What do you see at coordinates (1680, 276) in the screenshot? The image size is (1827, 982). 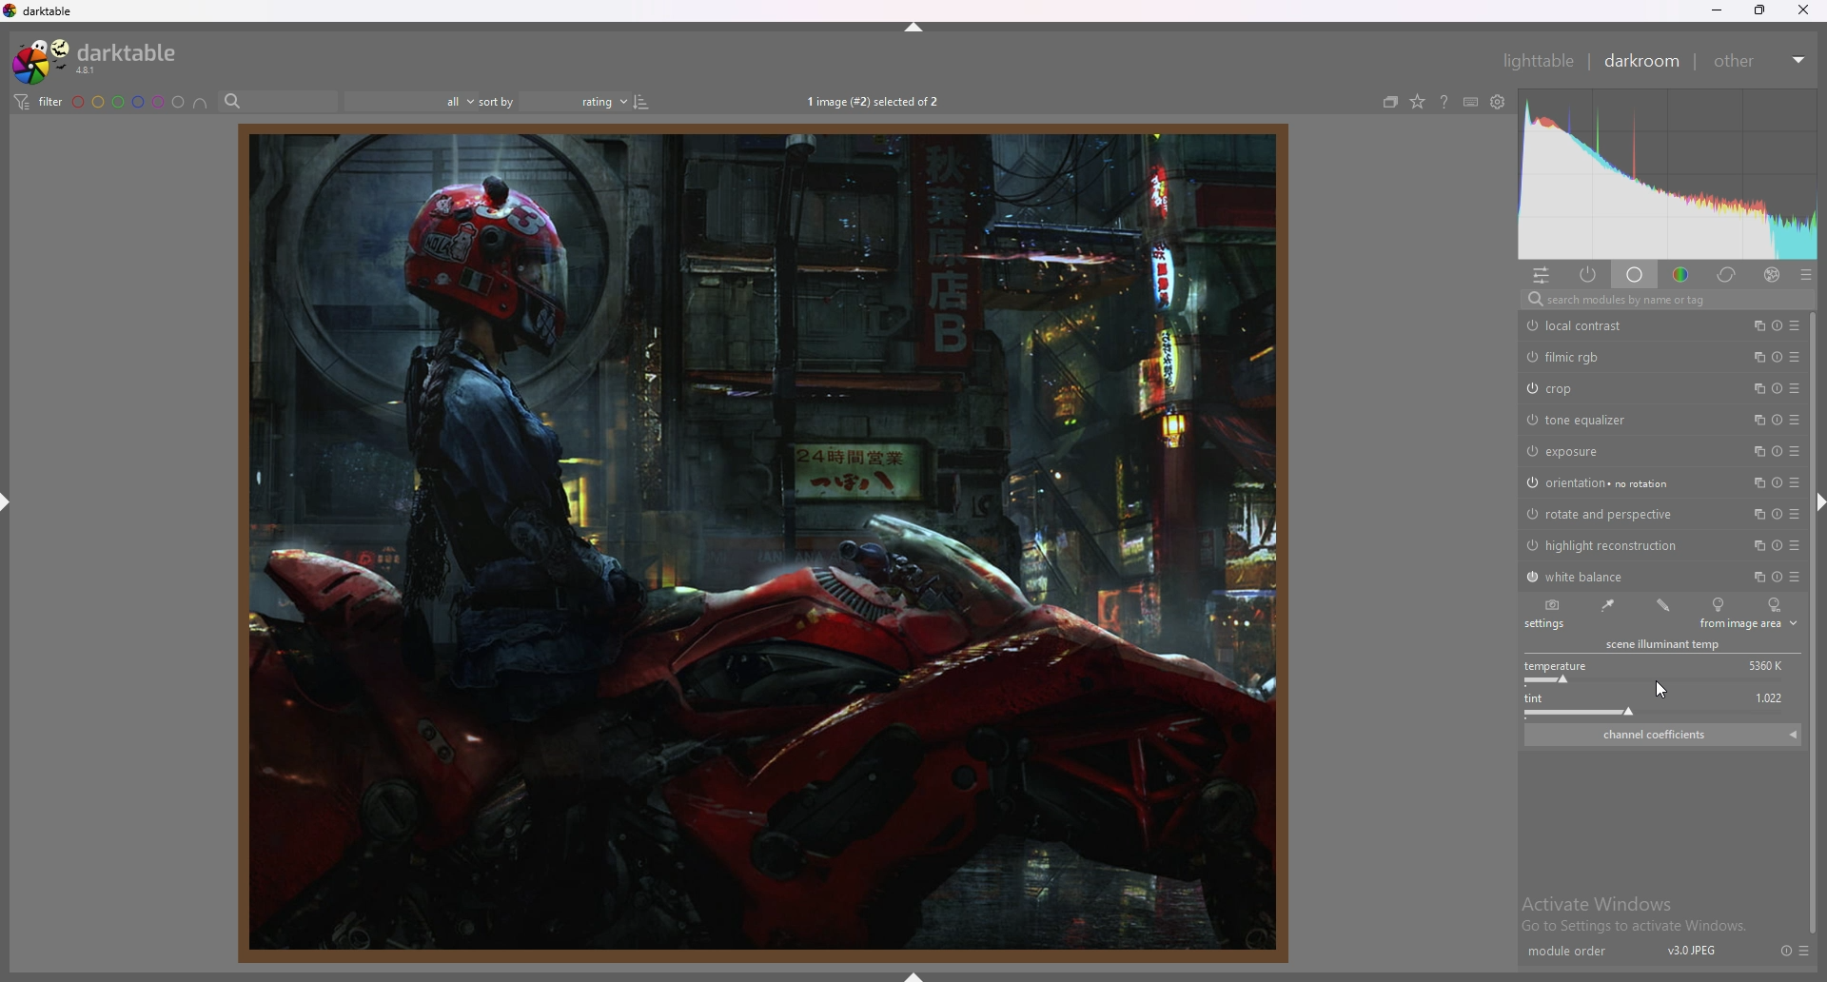 I see `color` at bounding box center [1680, 276].